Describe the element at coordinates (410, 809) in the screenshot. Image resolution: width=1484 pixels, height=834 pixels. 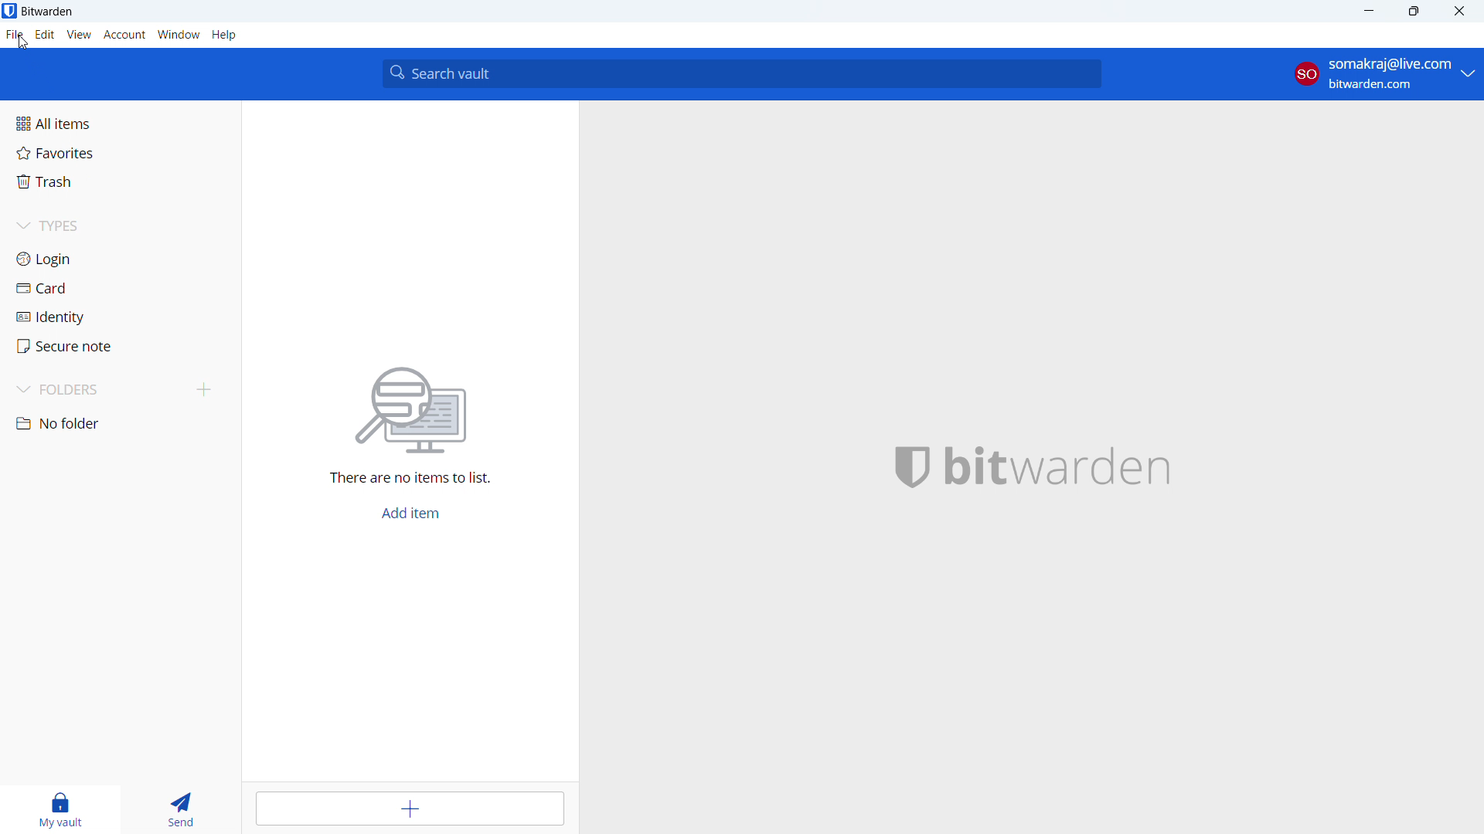
I see `add` at that location.